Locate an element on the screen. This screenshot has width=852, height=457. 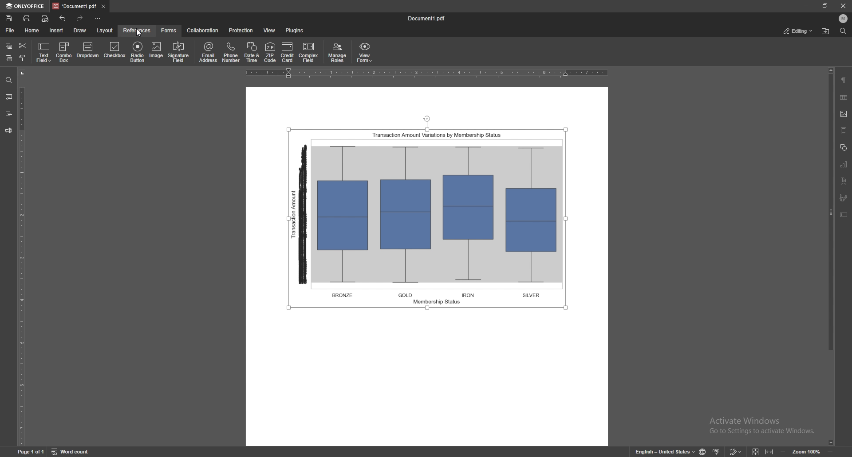
print is located at coordinates (27, 18).